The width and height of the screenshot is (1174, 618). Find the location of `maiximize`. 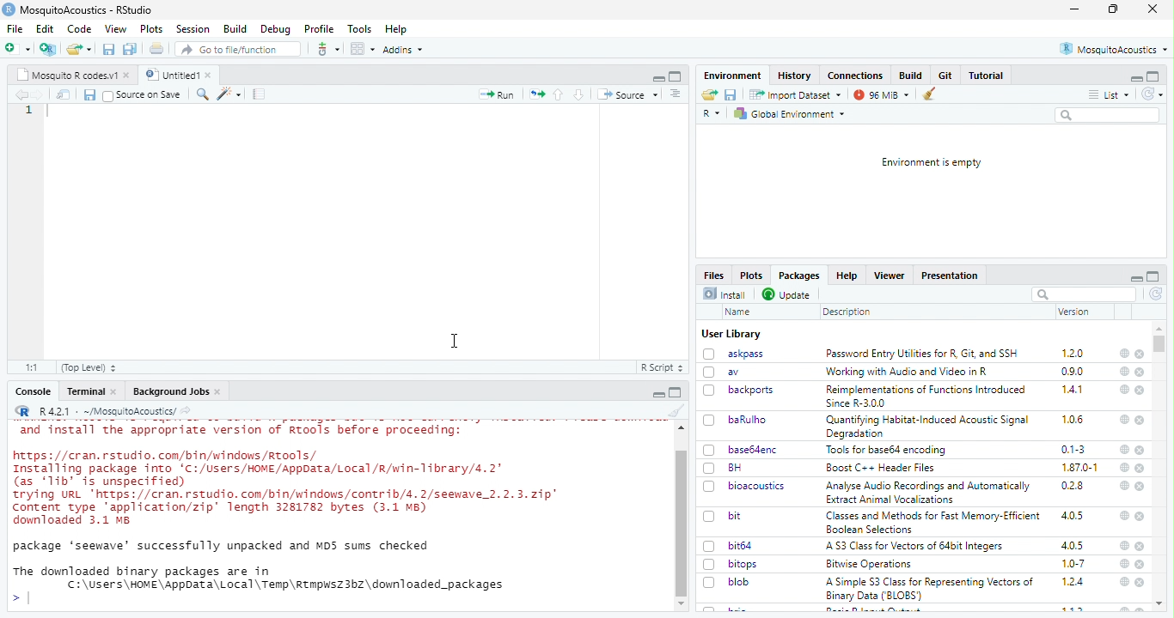

maiximize is located at coordinates (676, 392).